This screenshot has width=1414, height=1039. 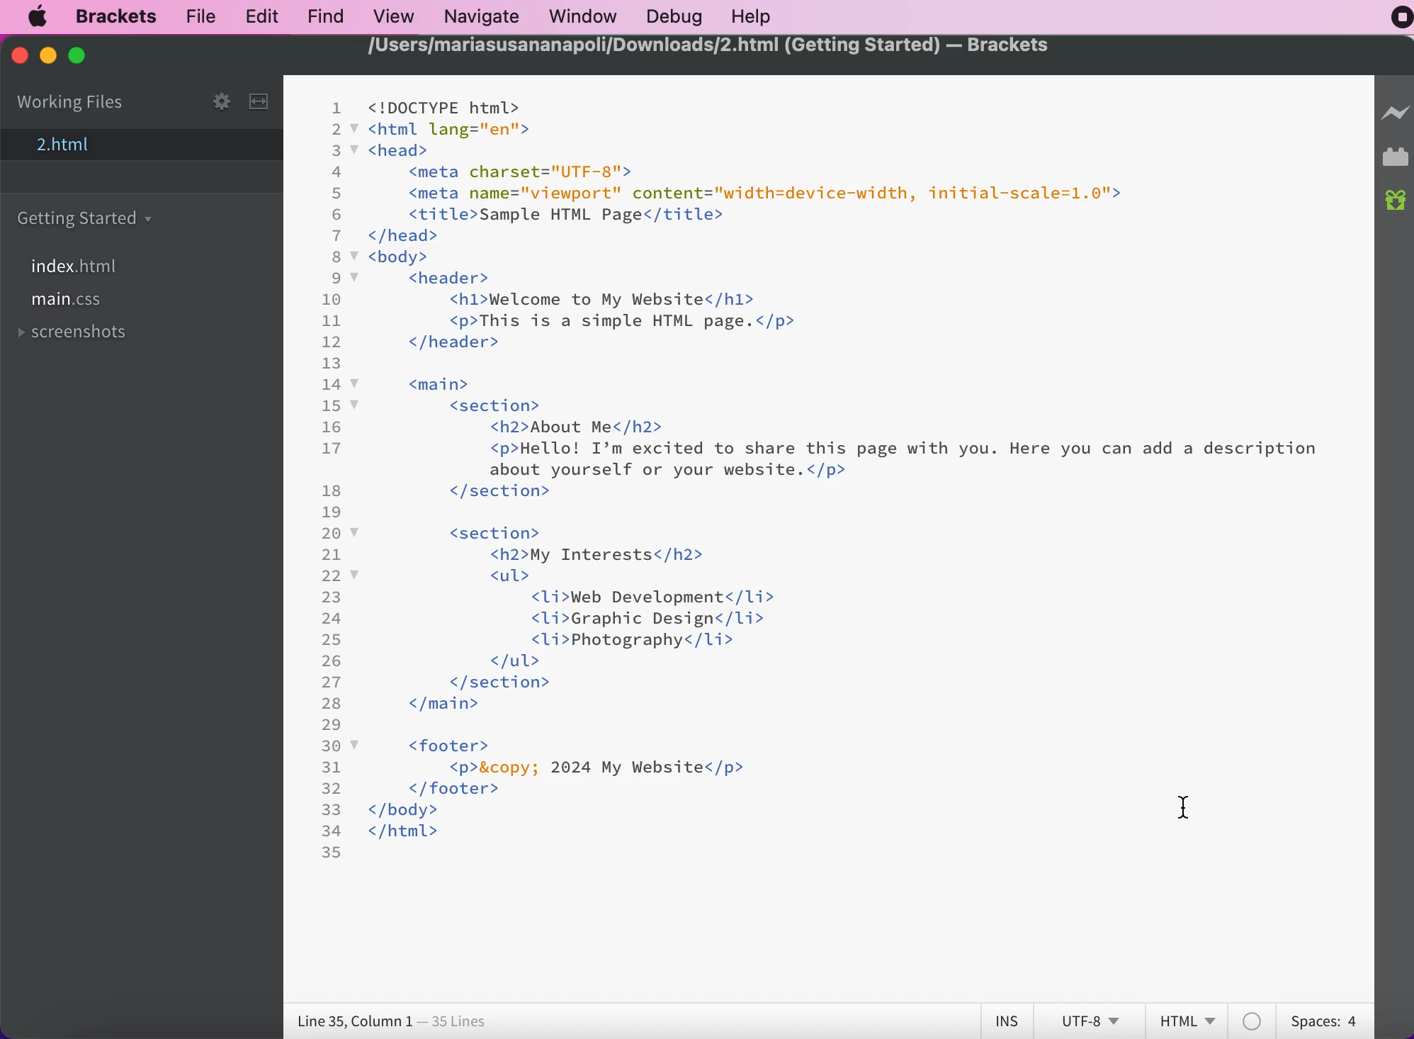 I want to click on color, so click(x=1252, y=1018).